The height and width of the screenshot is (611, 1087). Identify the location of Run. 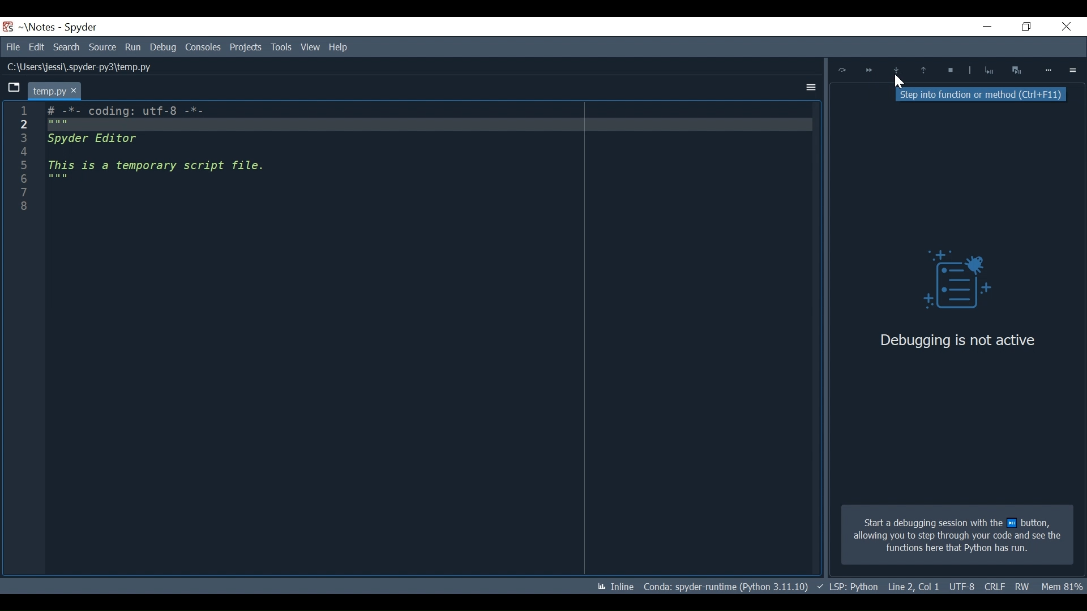
(134, 47).